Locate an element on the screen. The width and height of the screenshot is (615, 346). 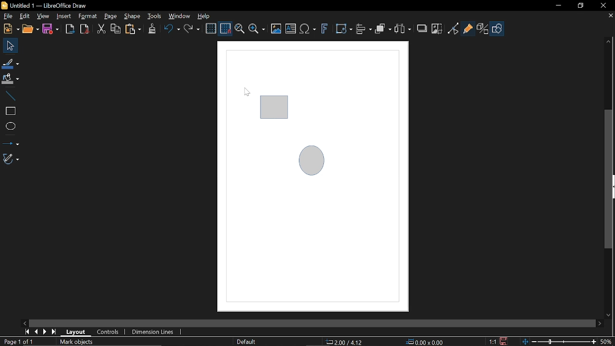
Layout is located at coordinates (75, 332).